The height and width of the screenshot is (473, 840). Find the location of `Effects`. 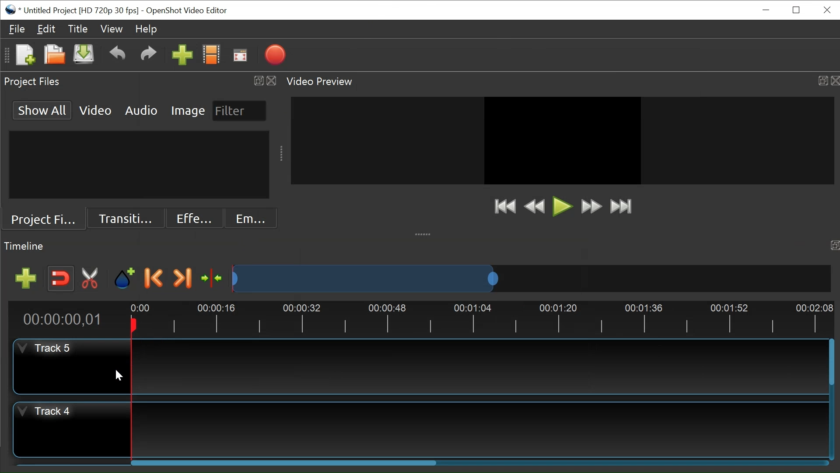

Effects is located at coordinates (193, 219).